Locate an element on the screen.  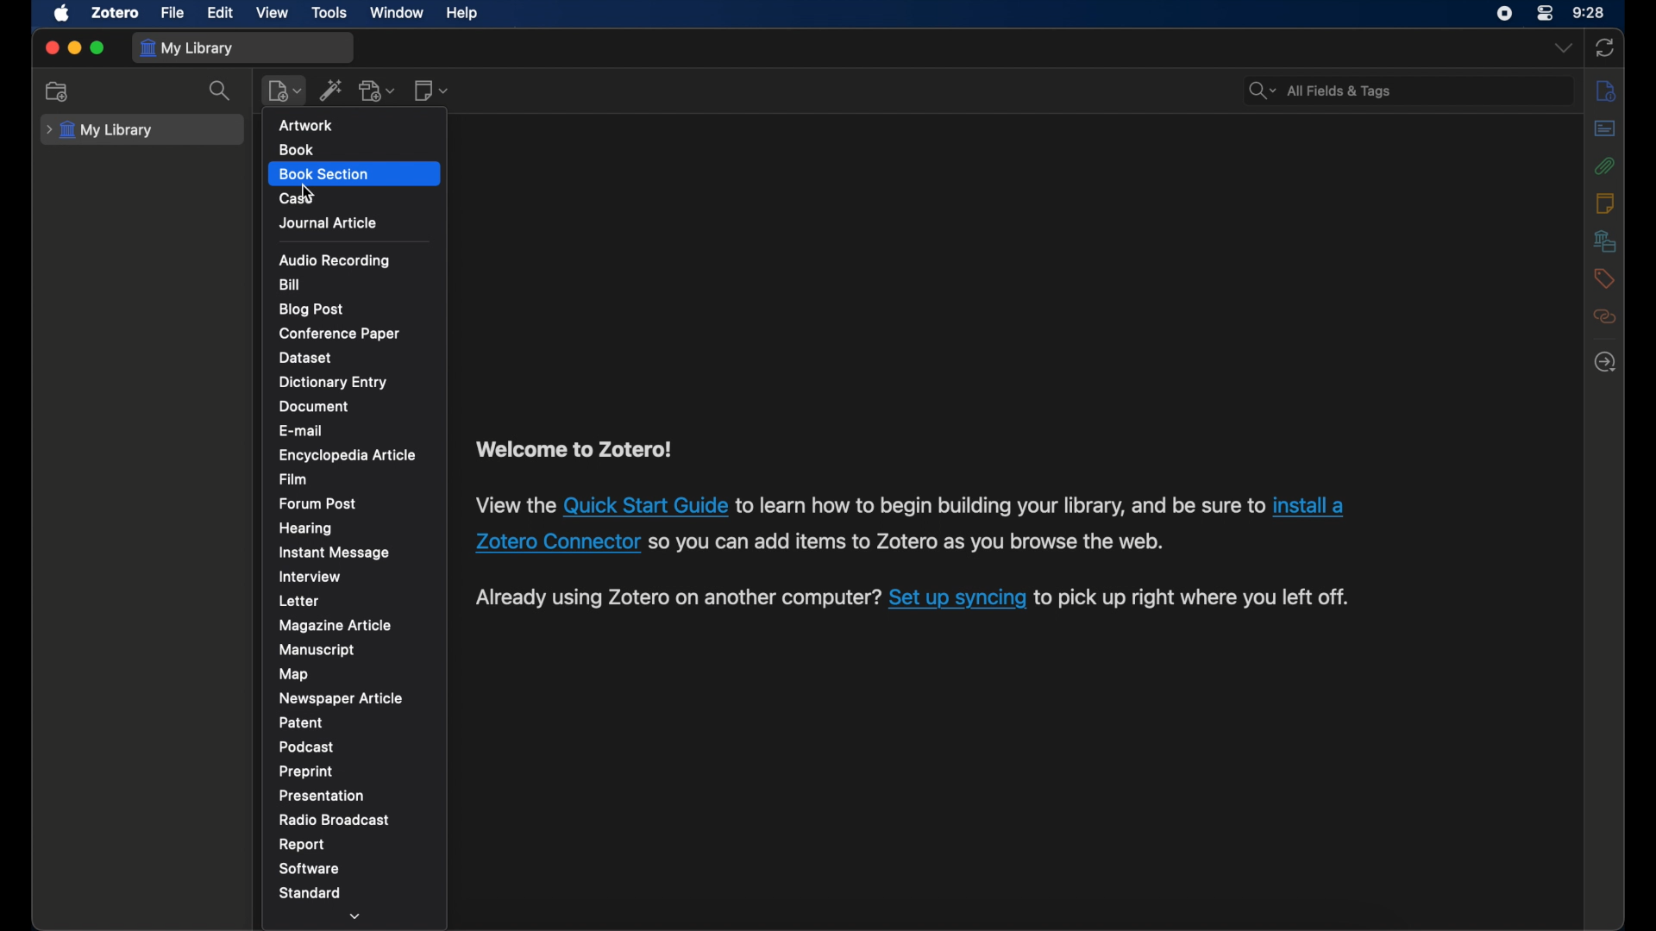
add attachment is located at coordinates (377, 91).